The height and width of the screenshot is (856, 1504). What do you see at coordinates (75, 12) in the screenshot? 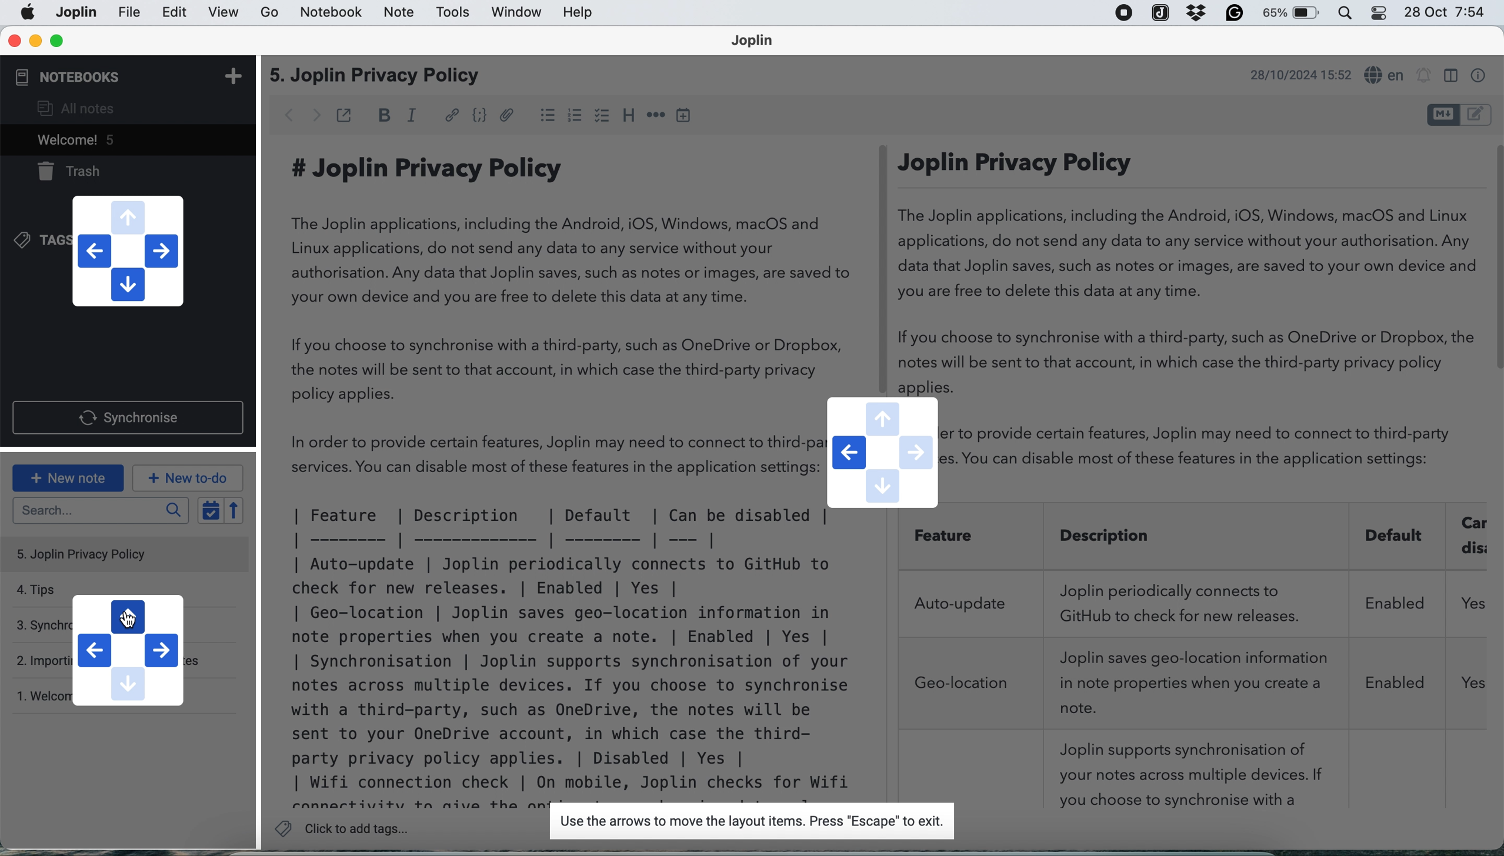
I see `file` at bounding box center [75, 12].